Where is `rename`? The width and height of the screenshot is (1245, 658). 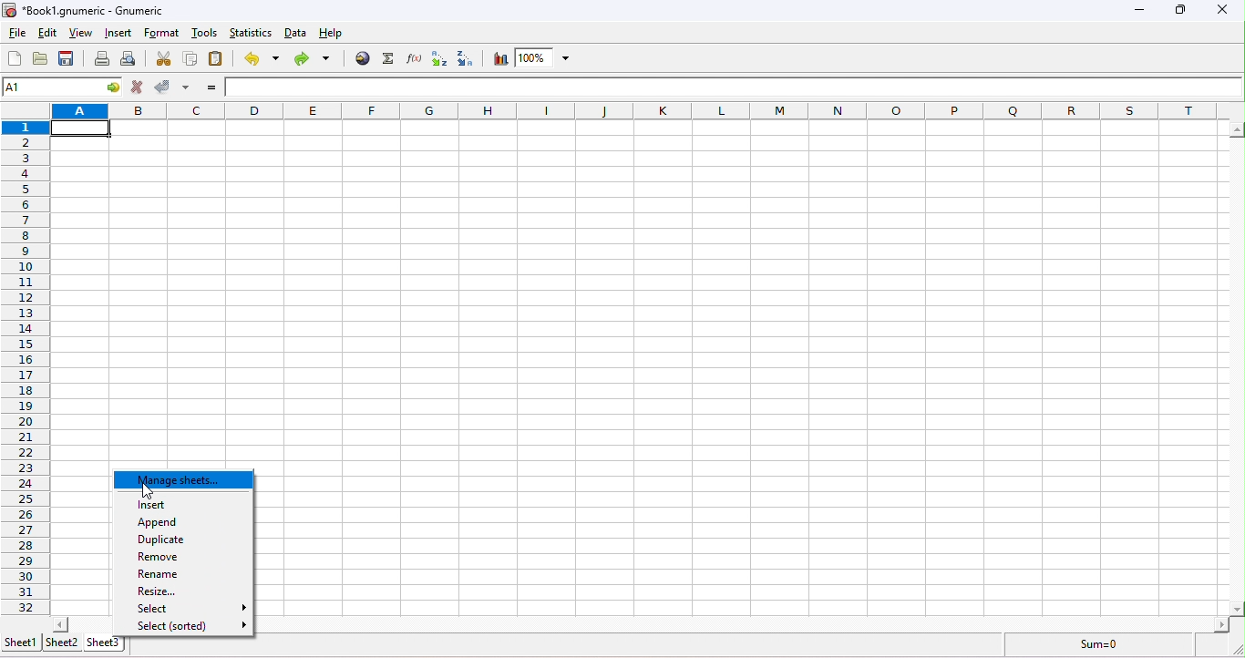 rename is located at coordinates (179, 574).